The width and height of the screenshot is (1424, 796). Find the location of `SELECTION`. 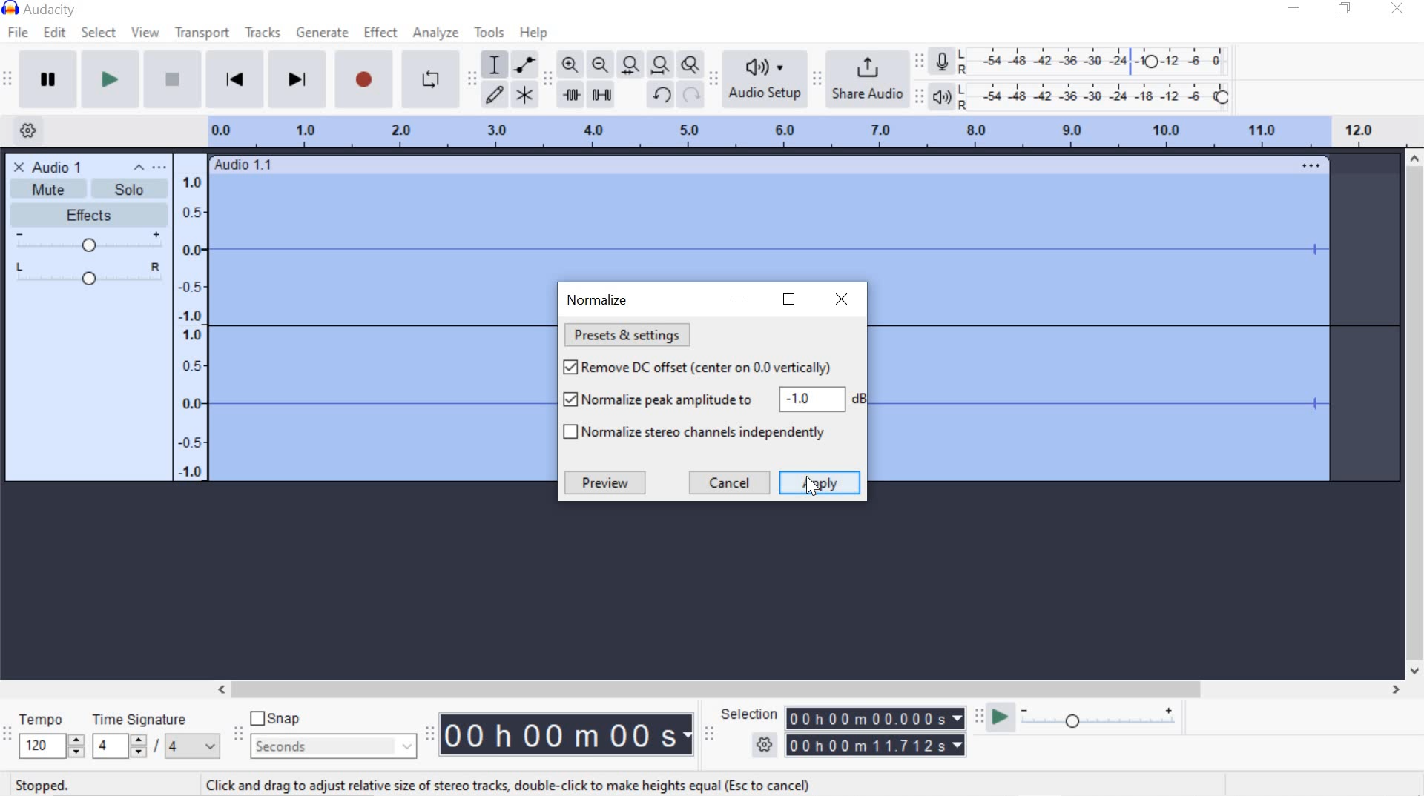

SELECTION is located at coordinates (751, 714).